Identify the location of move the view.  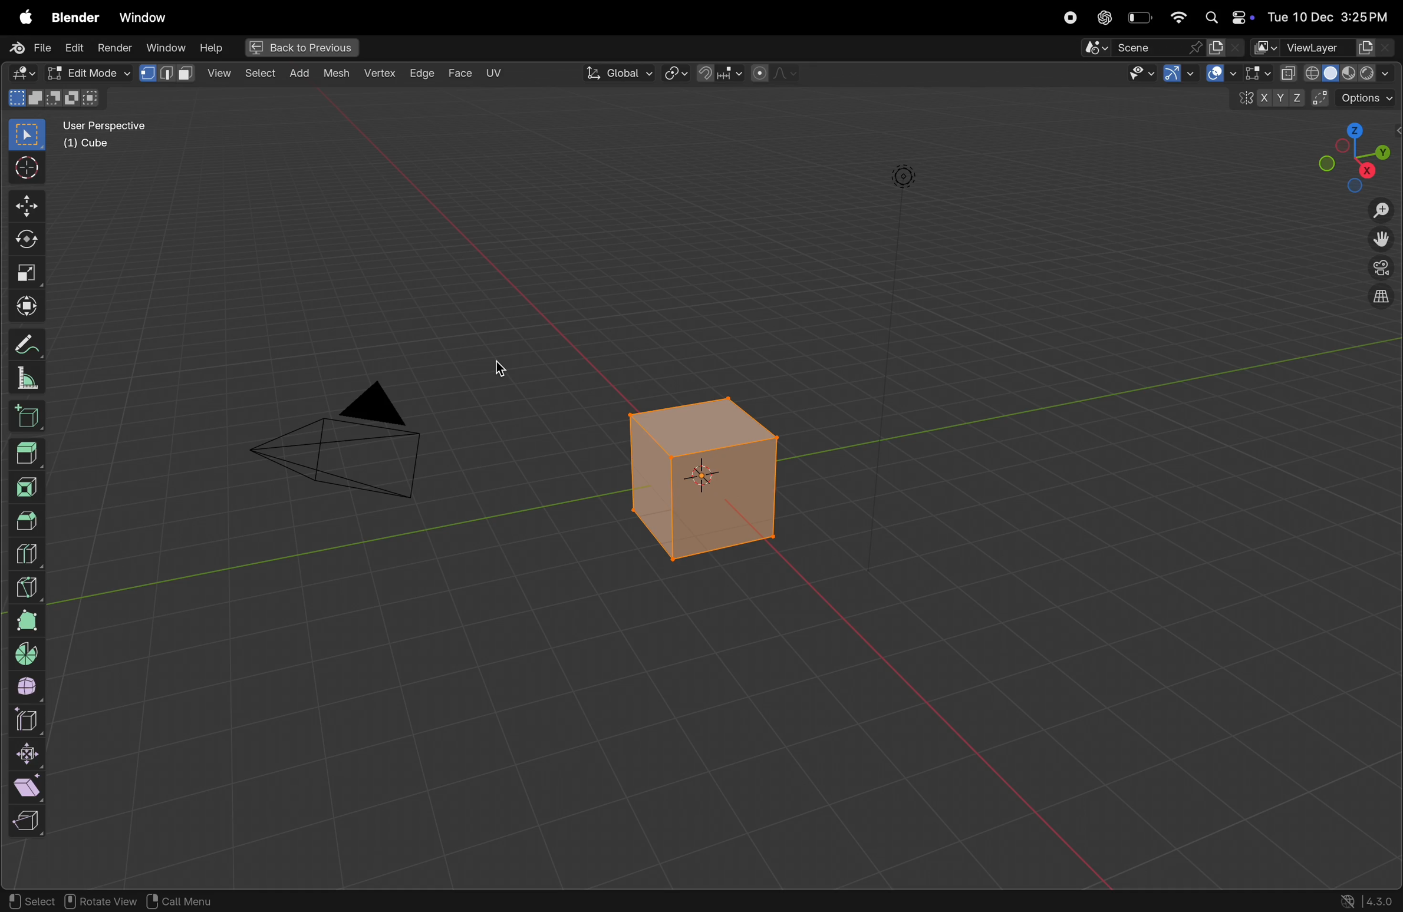
(1381, 240).